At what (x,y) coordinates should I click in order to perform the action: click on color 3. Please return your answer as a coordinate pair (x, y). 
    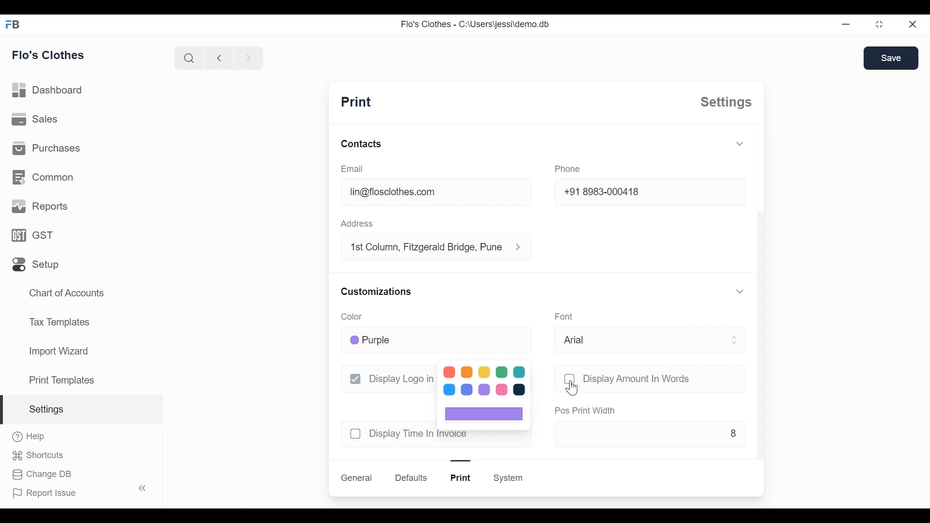
    Looking at the image, I should click on (484, 371).